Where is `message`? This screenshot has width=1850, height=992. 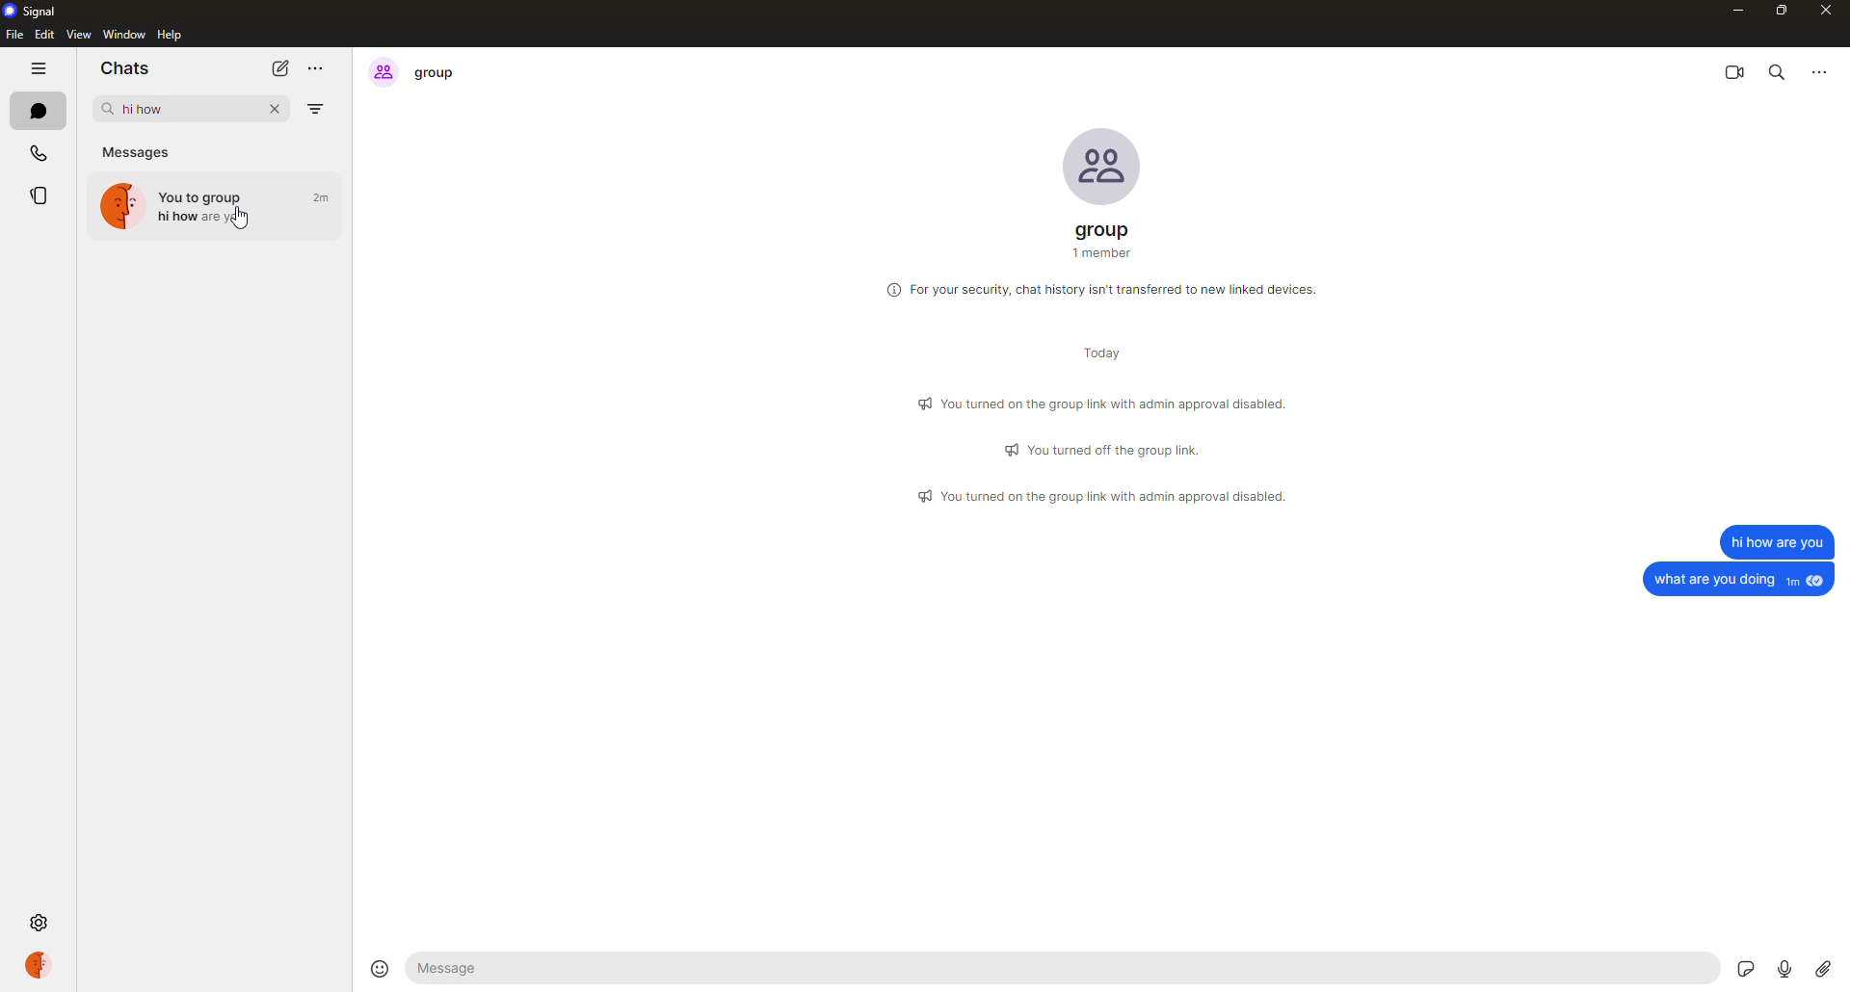 message is located at coordinates (1775, 540).